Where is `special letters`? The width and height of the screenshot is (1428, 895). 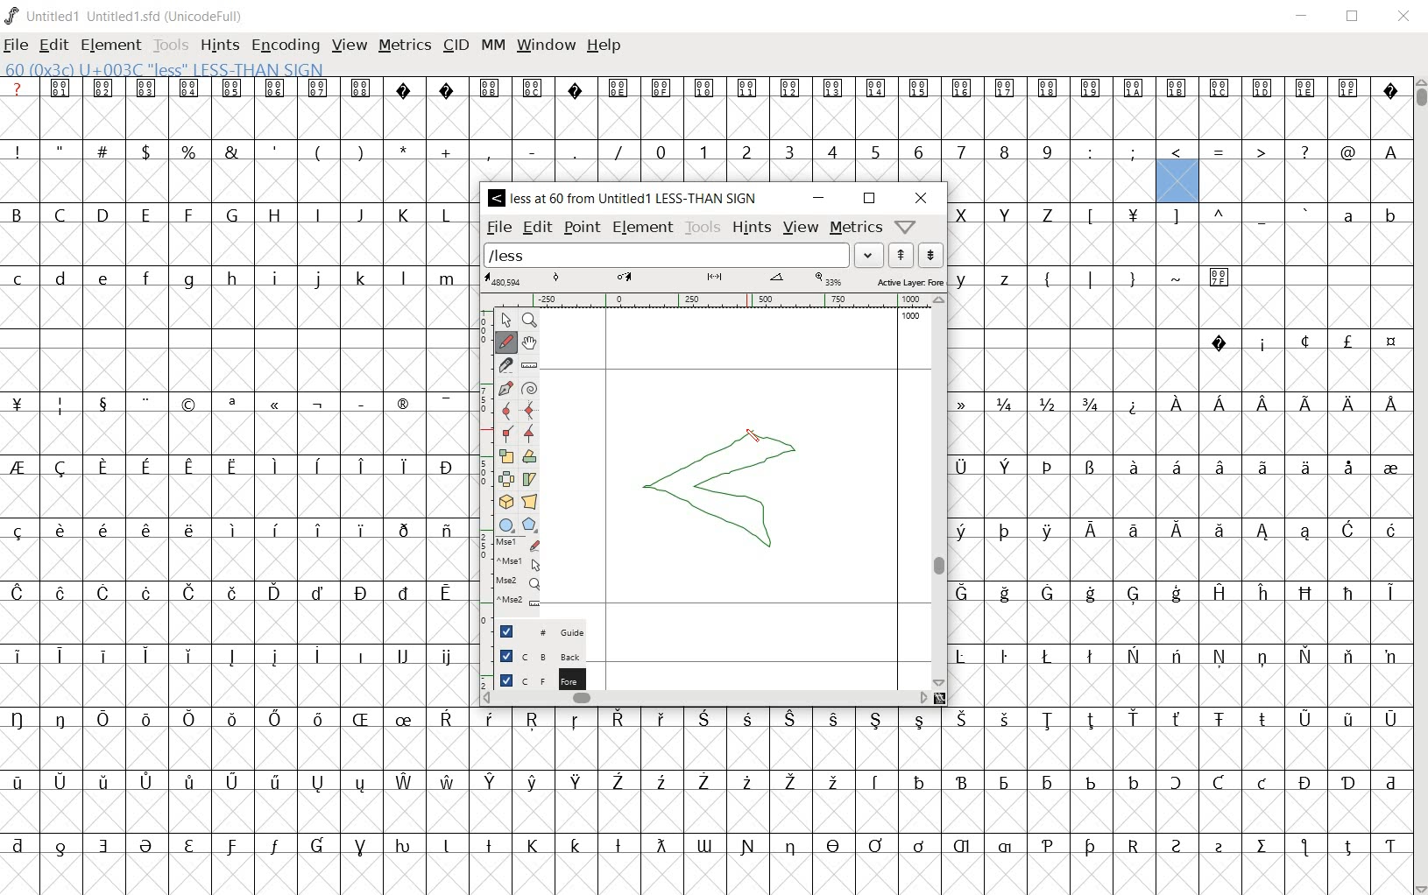
special letters is located at coordinates (1260, 403).